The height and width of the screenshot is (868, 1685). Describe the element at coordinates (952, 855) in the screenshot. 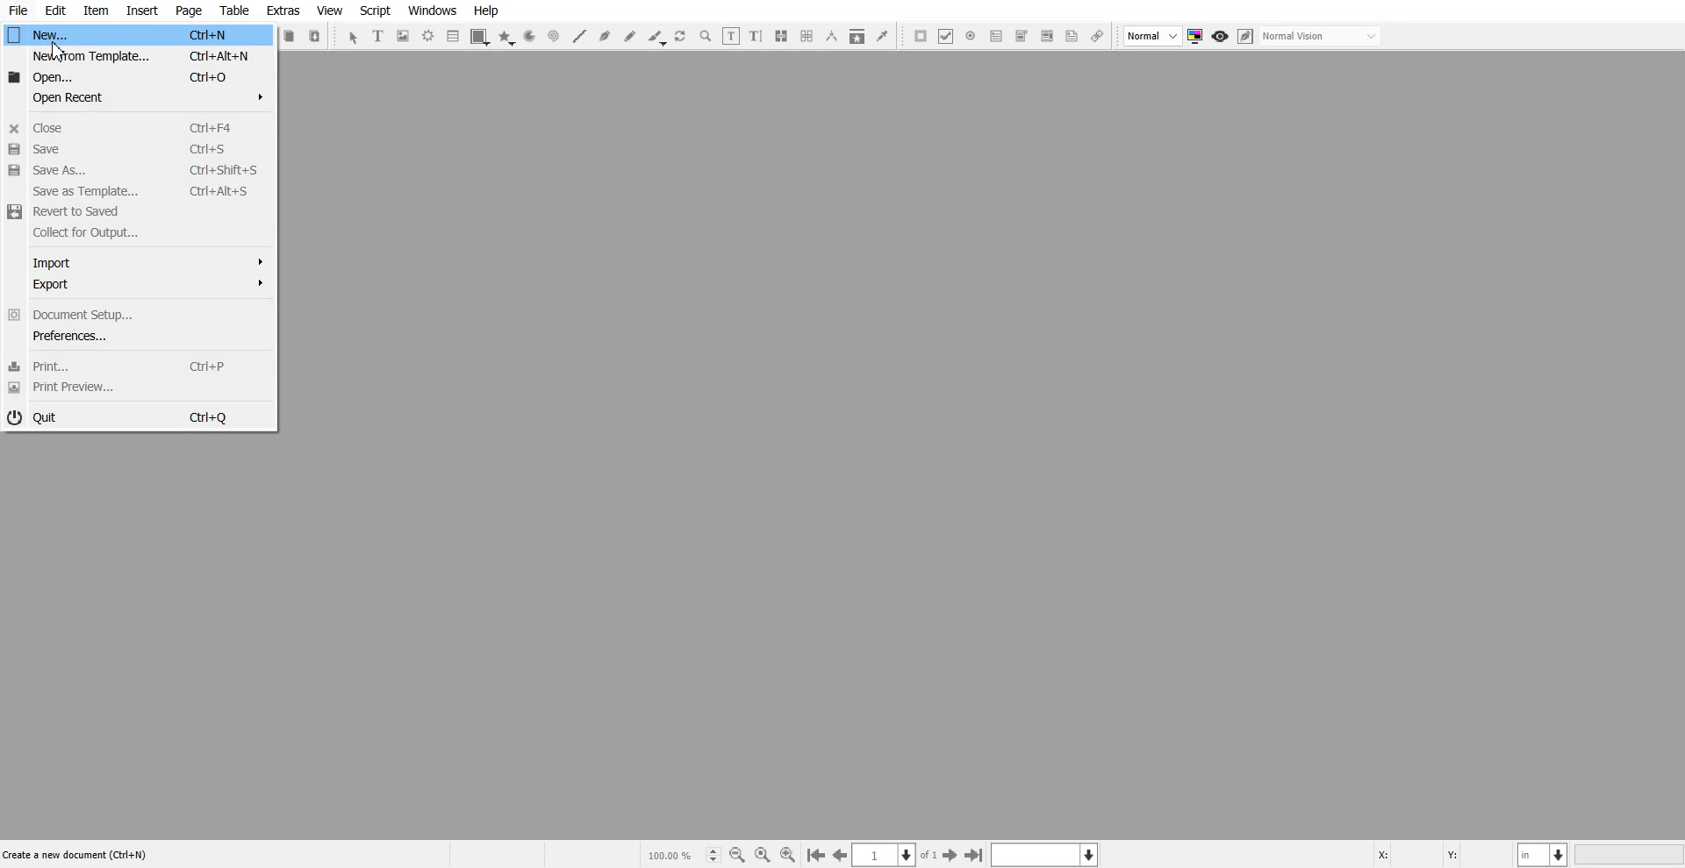

I see `Go to the First page` at that location.